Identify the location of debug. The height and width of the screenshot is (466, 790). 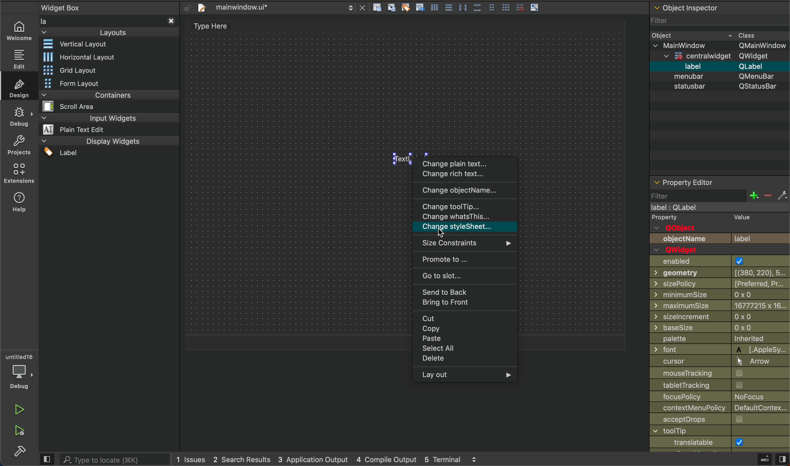
(20, 117).